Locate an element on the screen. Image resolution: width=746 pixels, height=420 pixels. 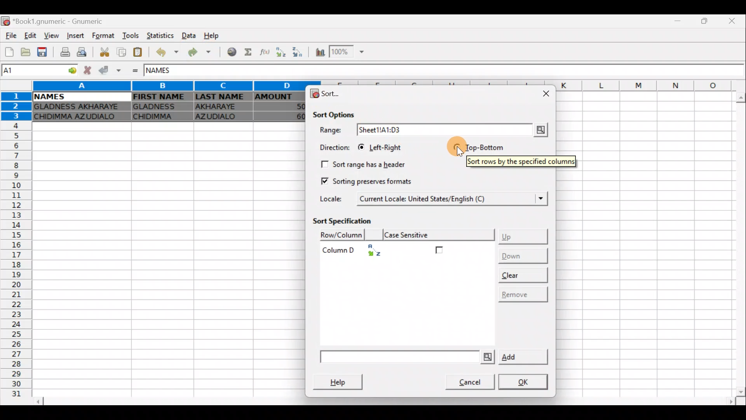
Minimize is located at coordinates (678, 23).